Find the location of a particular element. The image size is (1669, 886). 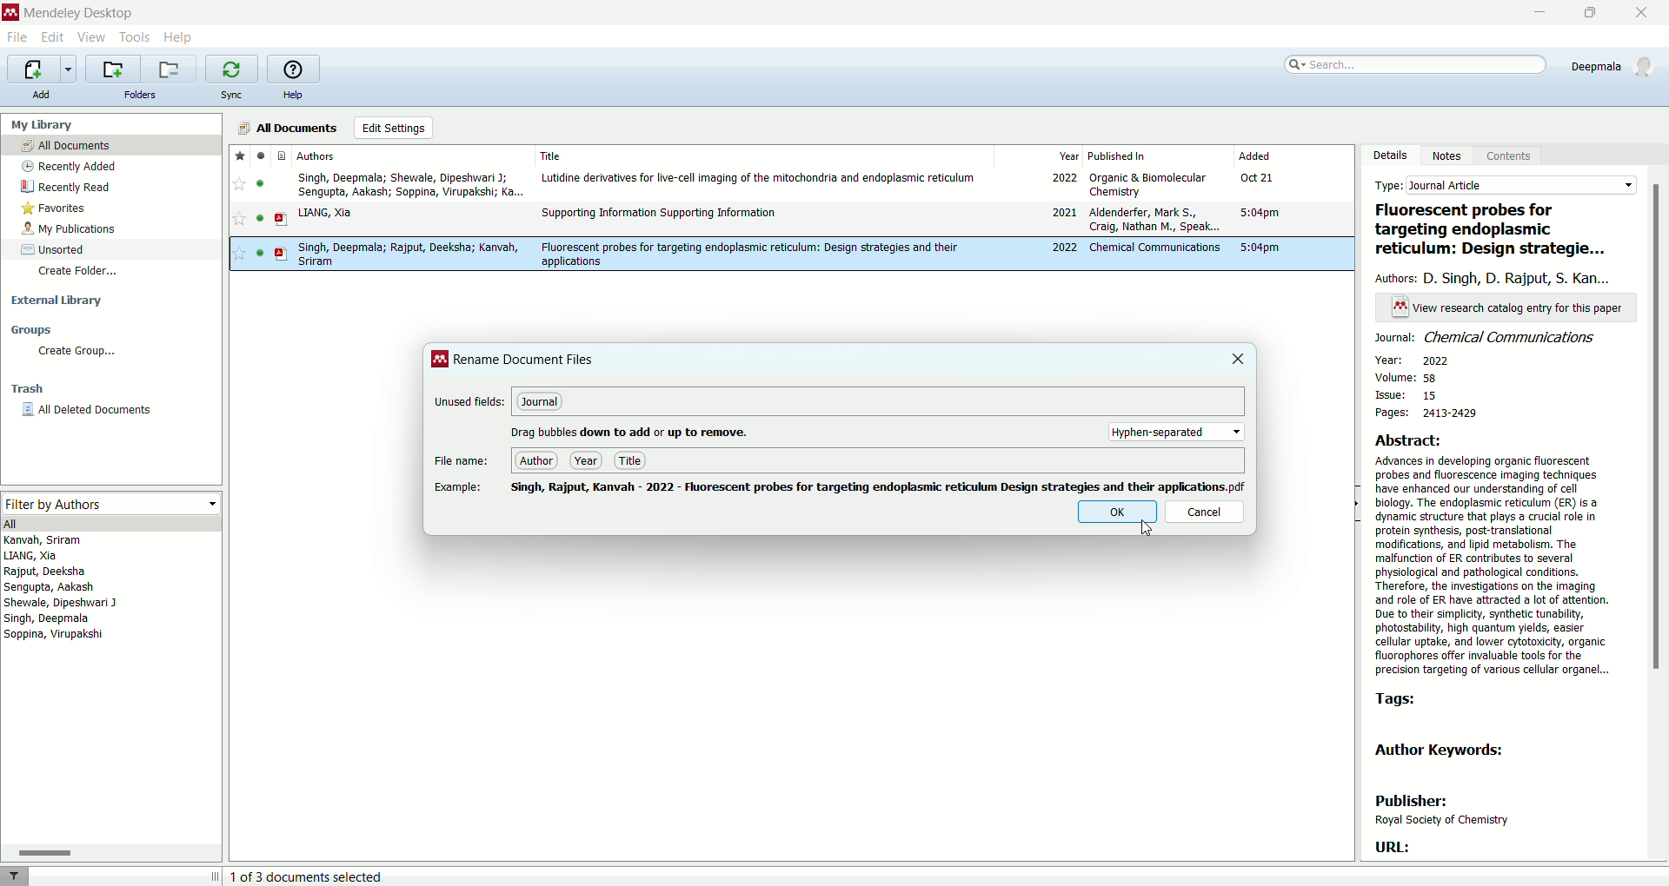

2021 is located at coordinates (1061, 213).